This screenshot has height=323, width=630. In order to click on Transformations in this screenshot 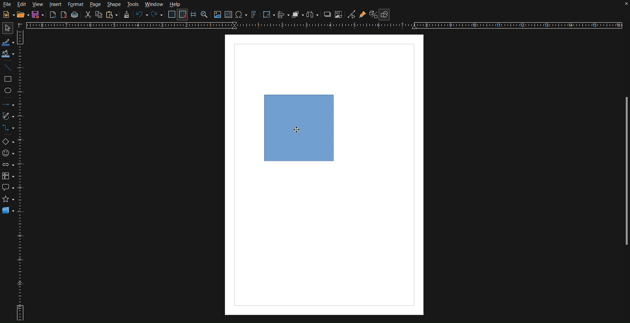, I will do `click(267, 14)`.